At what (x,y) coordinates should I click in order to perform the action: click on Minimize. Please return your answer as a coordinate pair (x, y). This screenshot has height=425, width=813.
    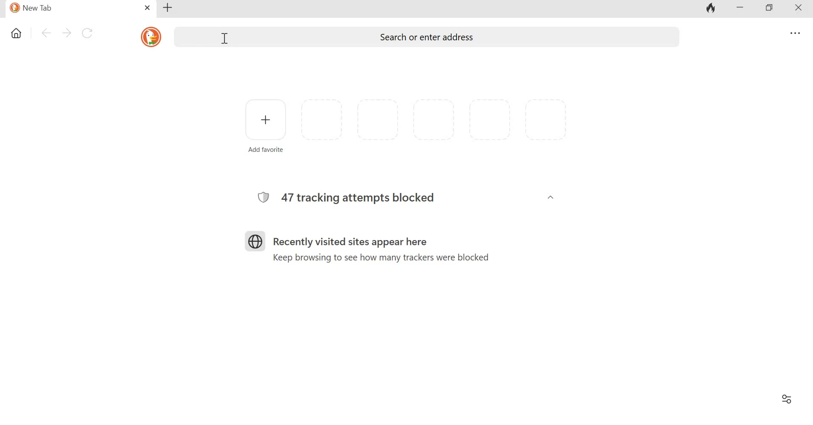
    Looking at the image, I should click on (740, 8).